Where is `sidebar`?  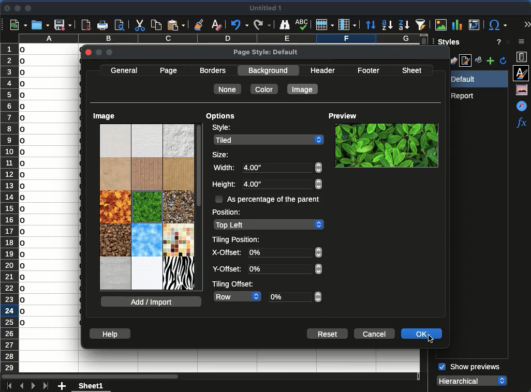 sidebar is located at coordinates (522, 42).